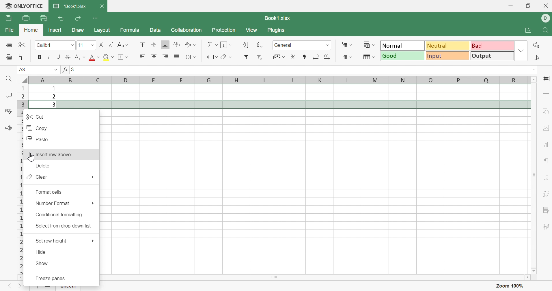  Describe the element at coordinates (486, 286) in the screenshot. I see `Zoom out` at that location.